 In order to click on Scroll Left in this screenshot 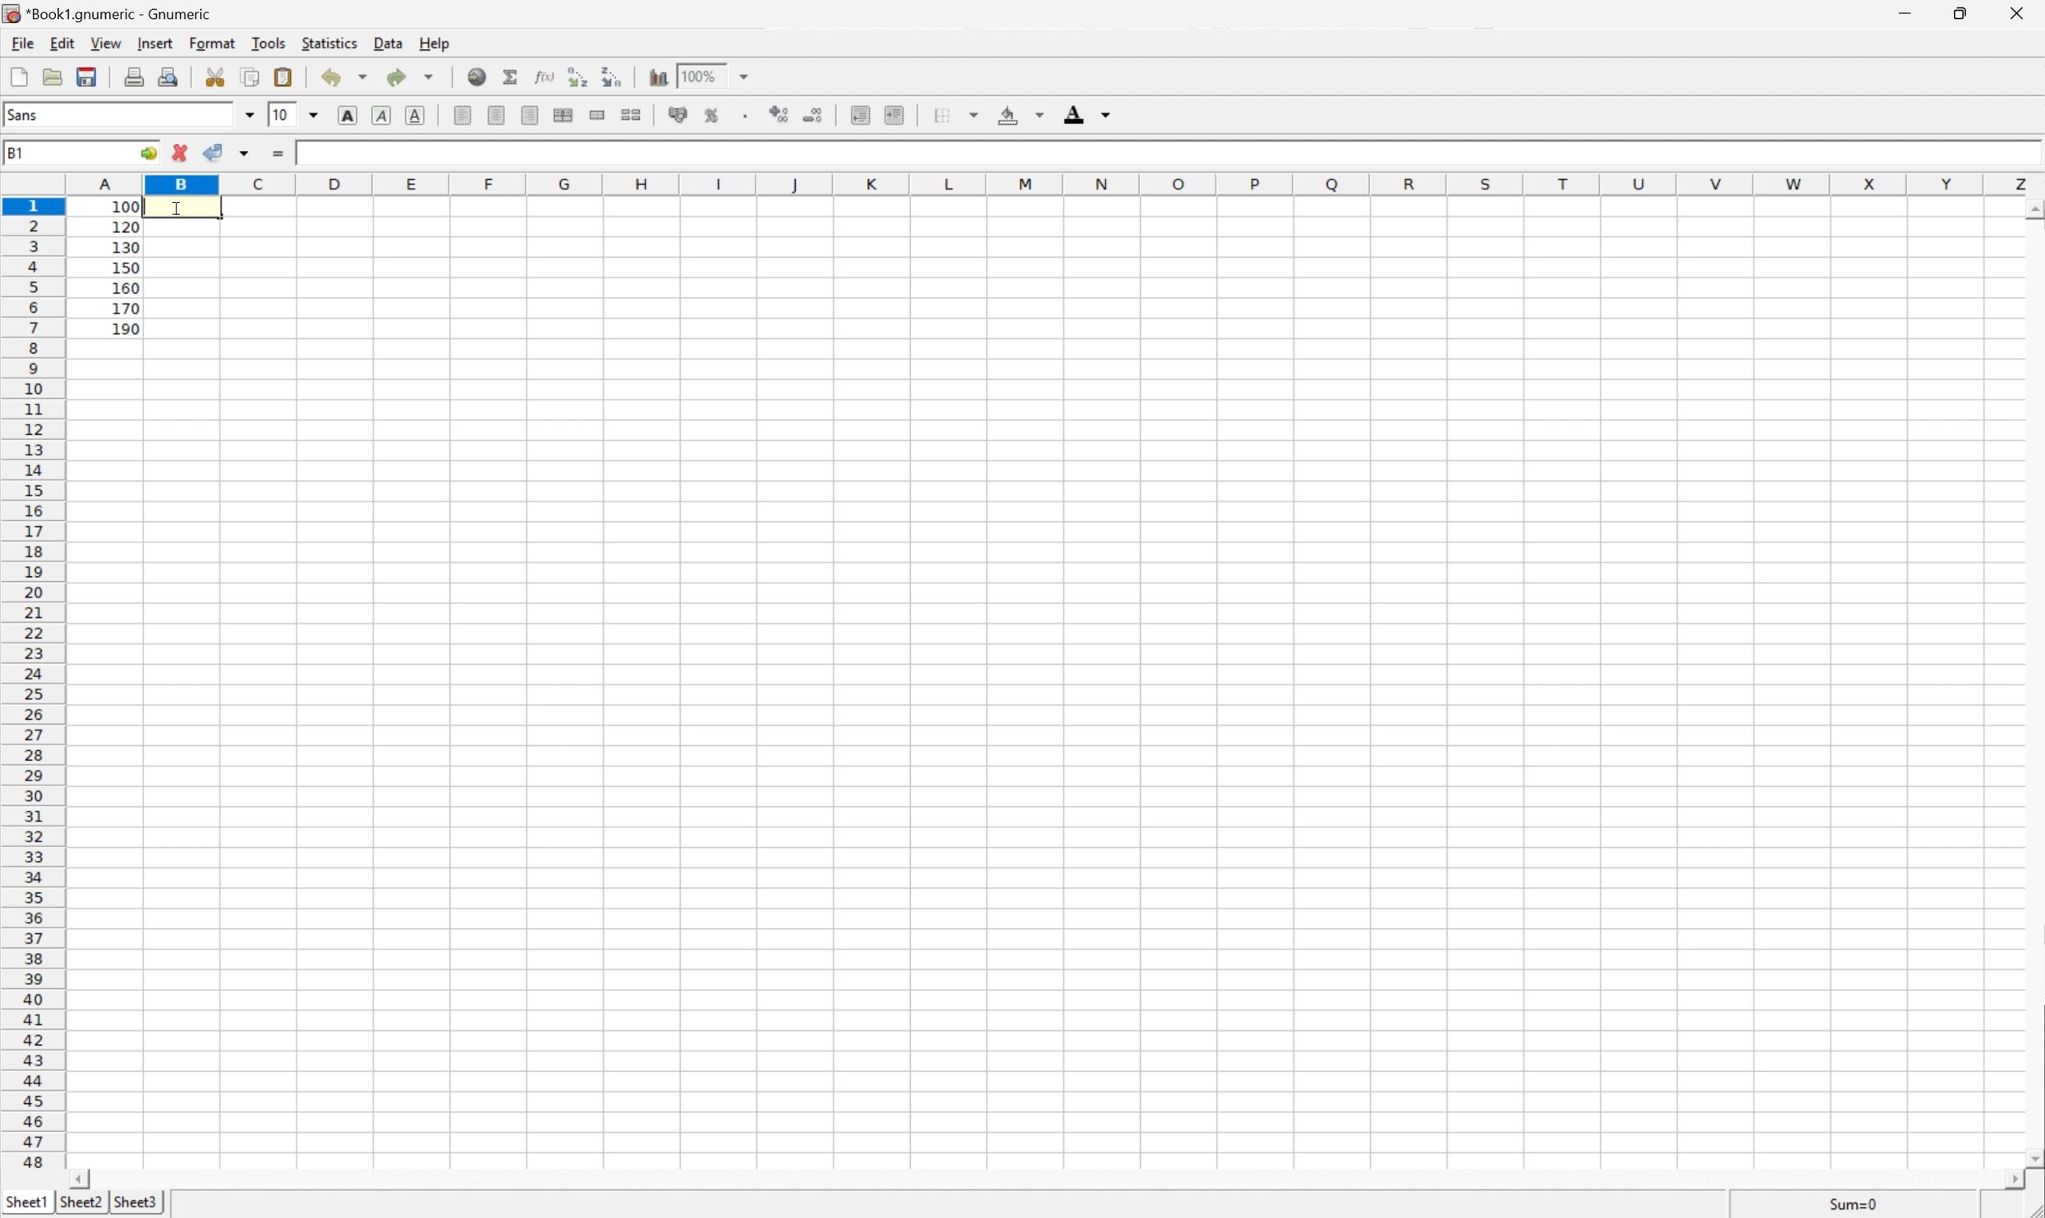, I will do `click(85, 1175)`.